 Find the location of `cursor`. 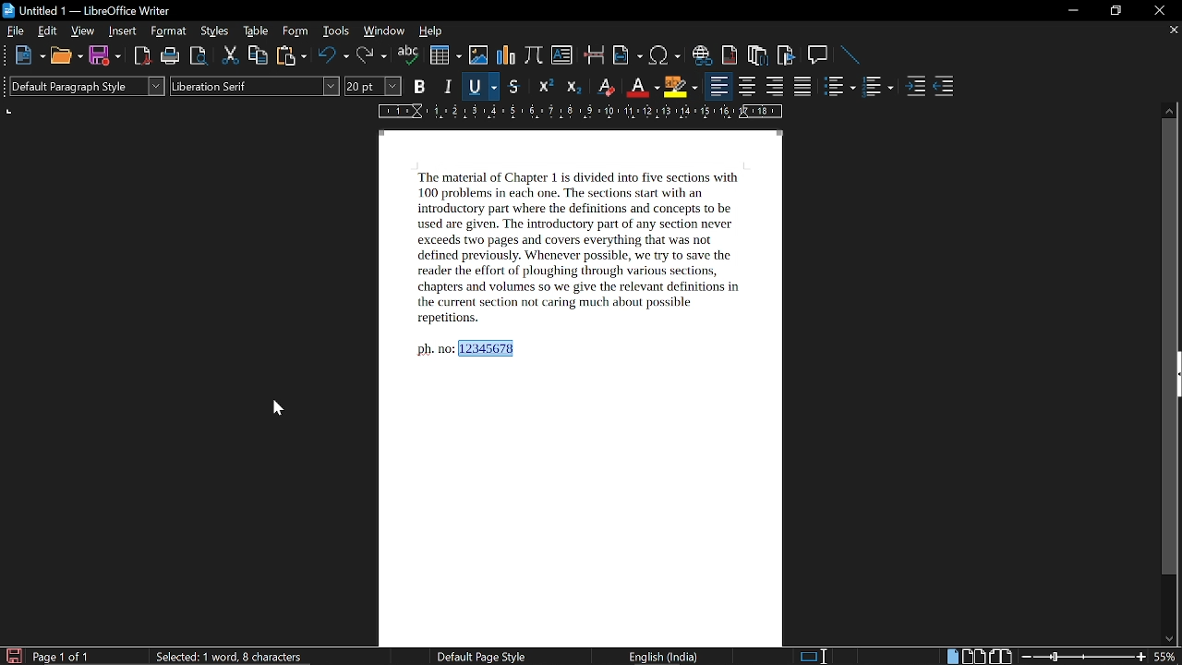

cursor is located at coordinates (275, 407).